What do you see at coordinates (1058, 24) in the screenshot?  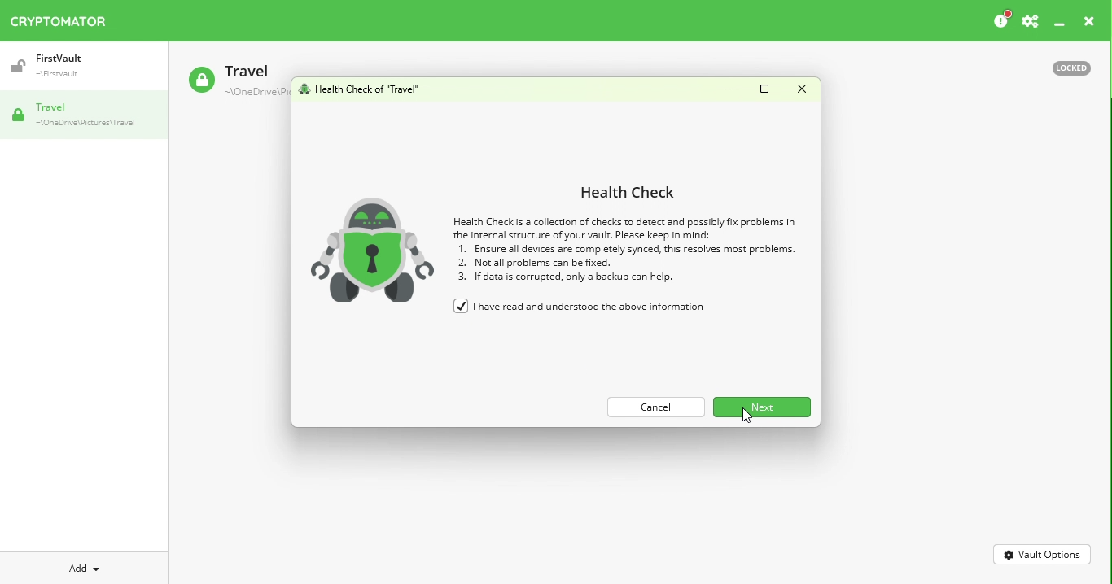 I see `Minimize` at bounding box center [1058, 24].